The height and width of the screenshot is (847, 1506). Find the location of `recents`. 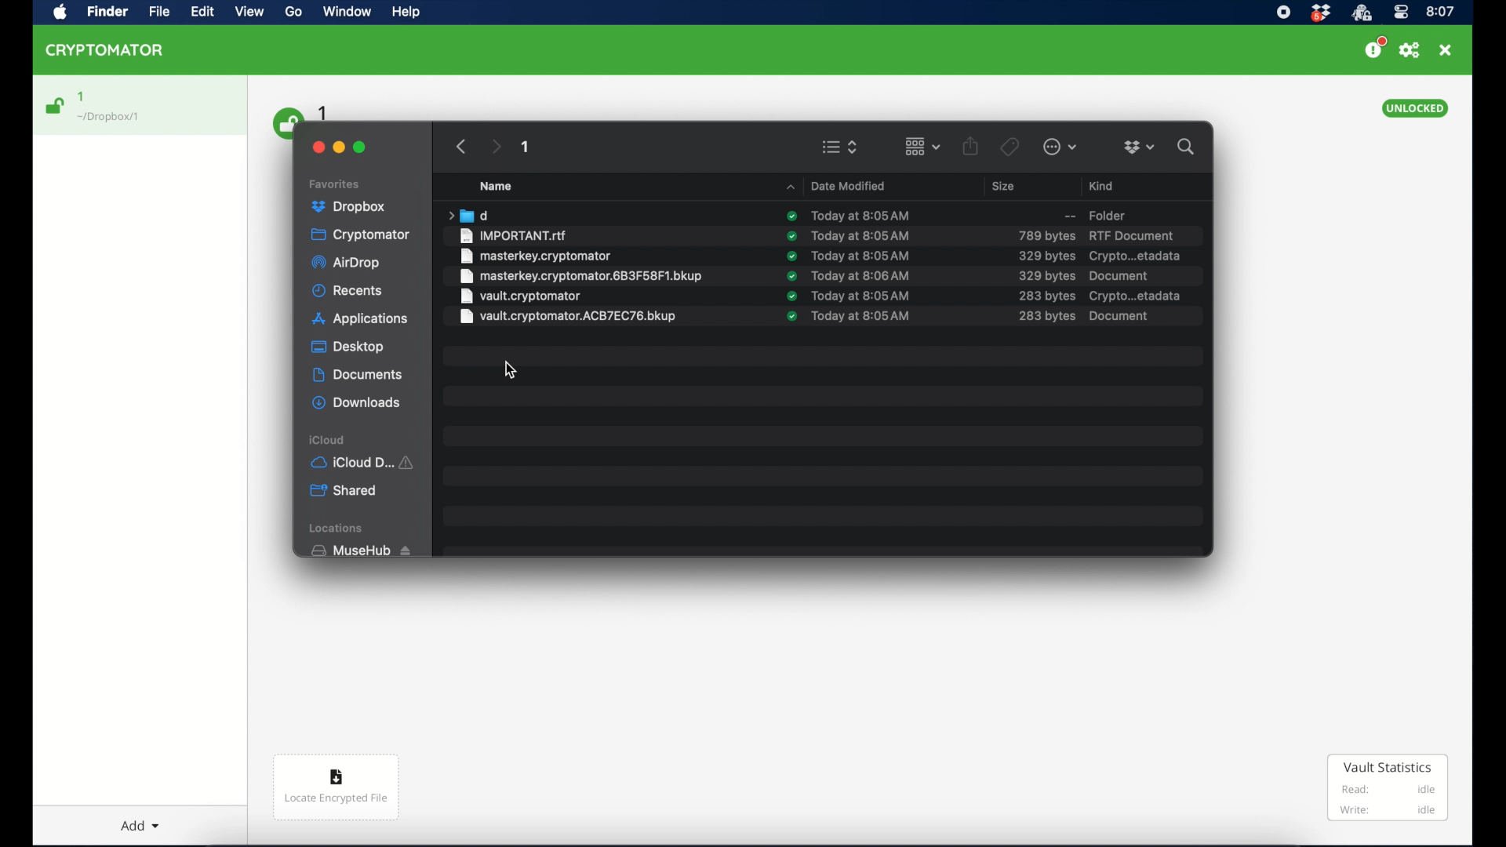

recents is located at coordinates (348, 291).